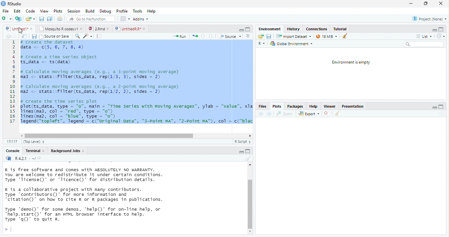  What do you see at coordinates (15, 28) in the screenshot?
I see `untitled 1` at bounding box center [15, 28].